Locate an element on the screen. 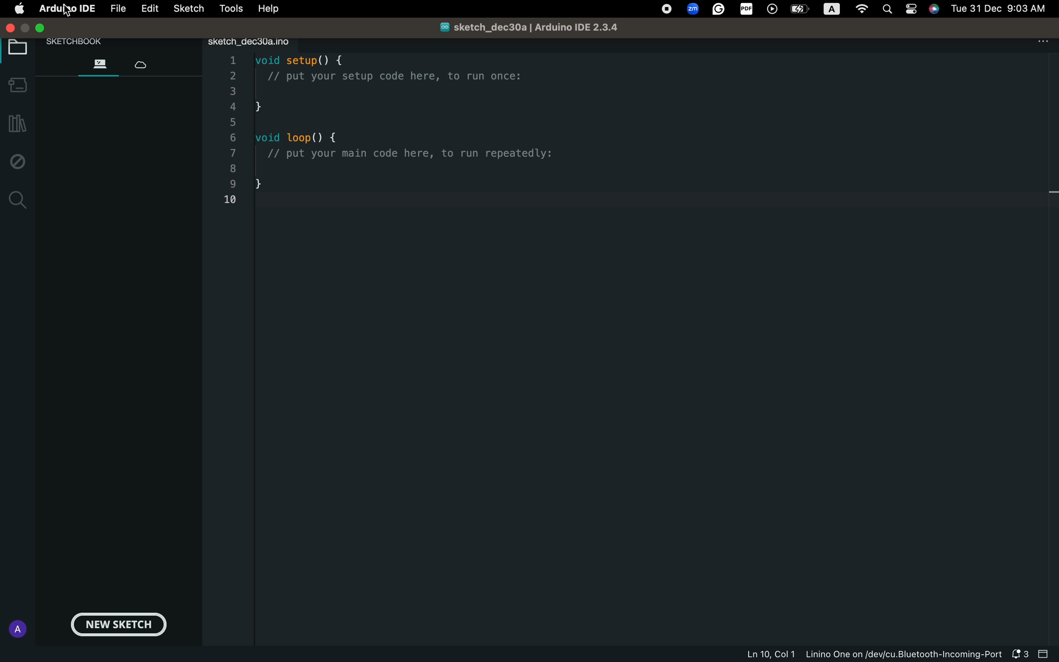  help is located at coordinates (268, 8).